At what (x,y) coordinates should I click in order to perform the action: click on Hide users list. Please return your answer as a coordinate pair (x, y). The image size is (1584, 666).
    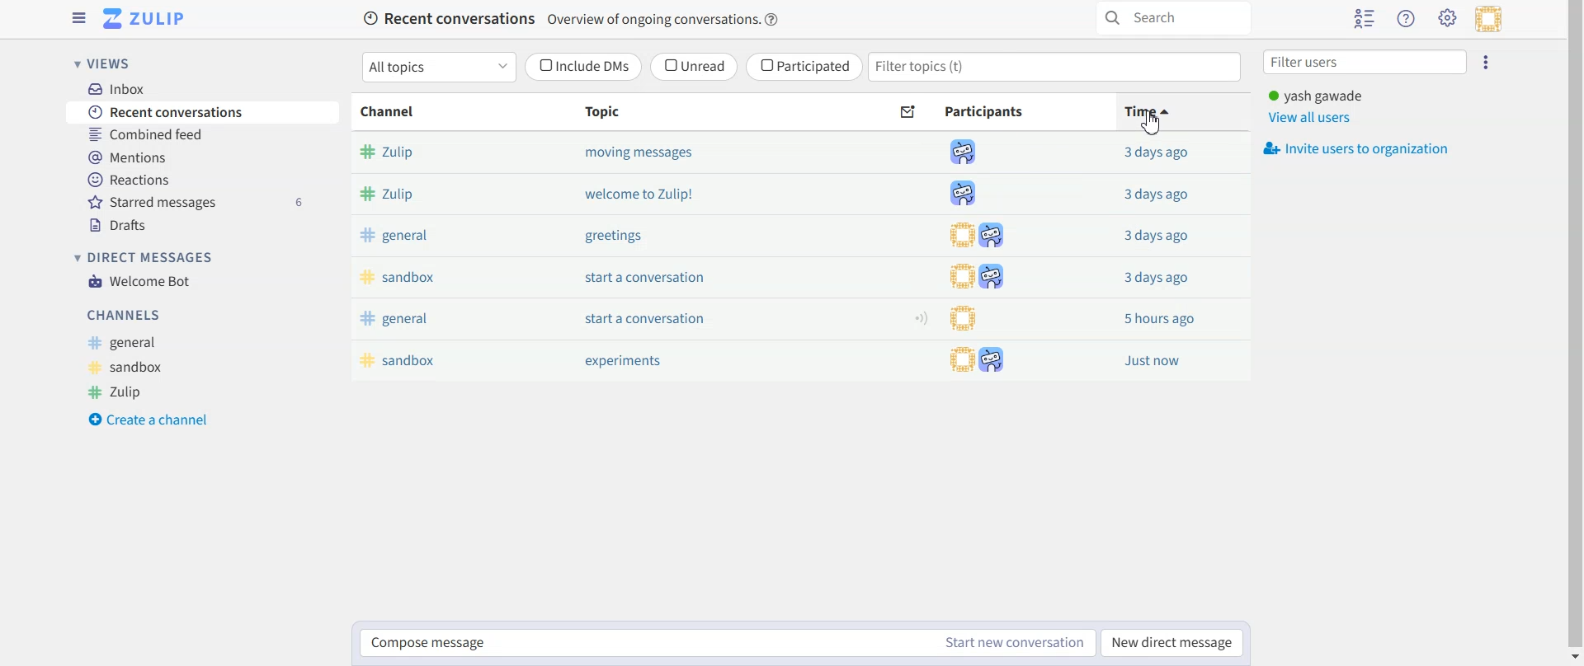
    Looking at the image, I should click on (1365, 20).